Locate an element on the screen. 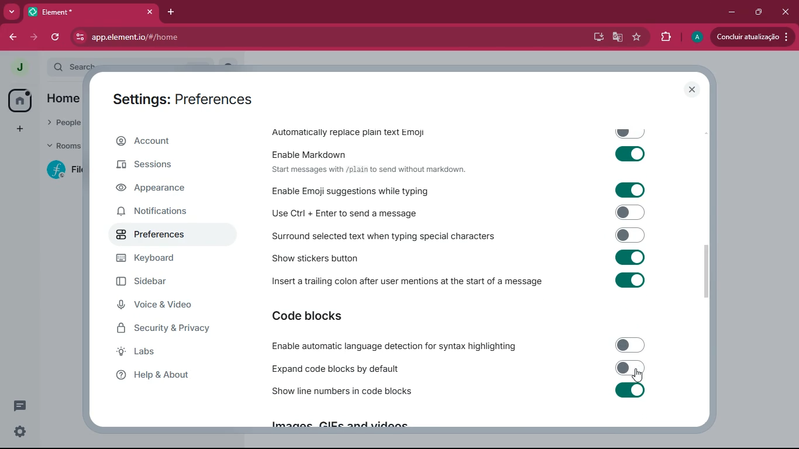 The height and width of the screenshot is (449, 799). security & Privacy is located at coordinates (181, 329).